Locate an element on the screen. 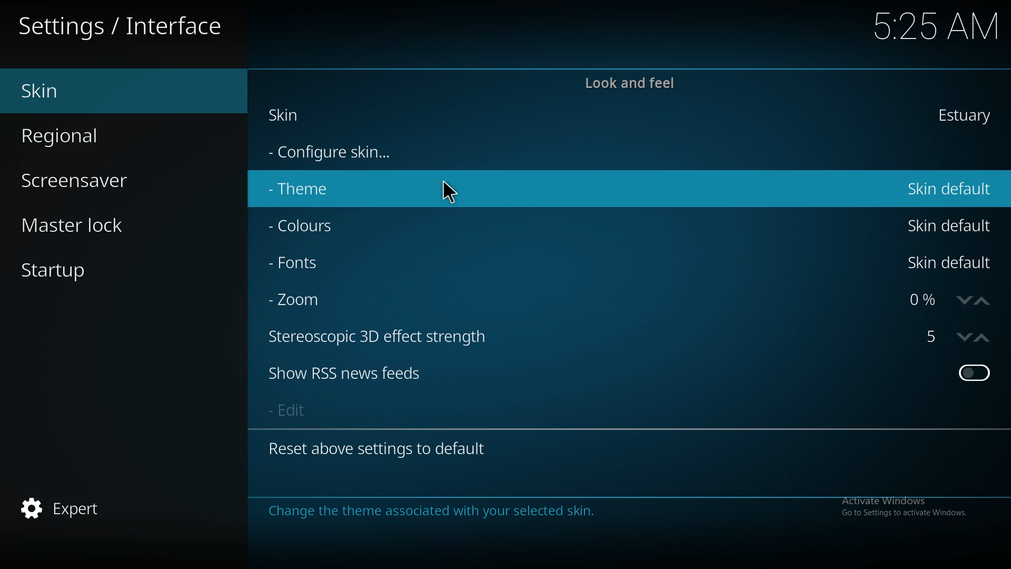  skin is located at coordinates (306, 114).